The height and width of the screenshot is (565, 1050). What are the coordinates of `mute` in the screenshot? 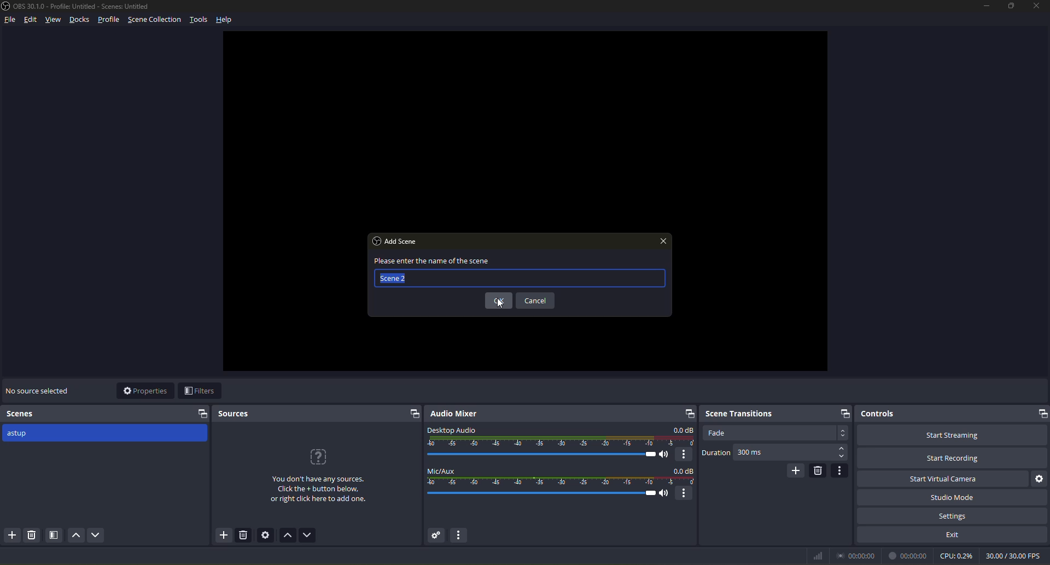 It's located at (664, 455).